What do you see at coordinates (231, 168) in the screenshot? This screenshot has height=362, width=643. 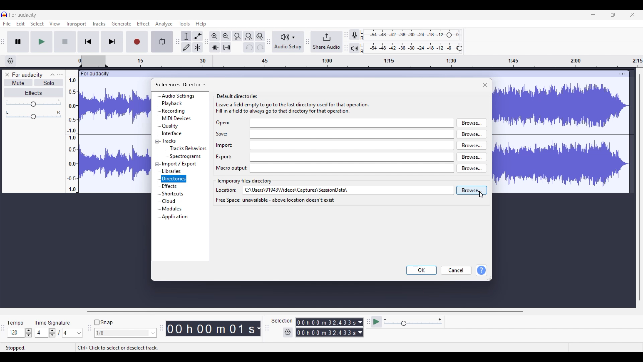 I see `Indicates text box for Macro output` at bounding box center [231, 168].